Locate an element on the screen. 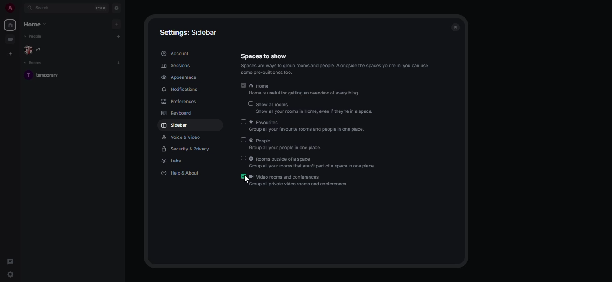 The image size is (612, 282). disabled is located at coordinates (250, 104).